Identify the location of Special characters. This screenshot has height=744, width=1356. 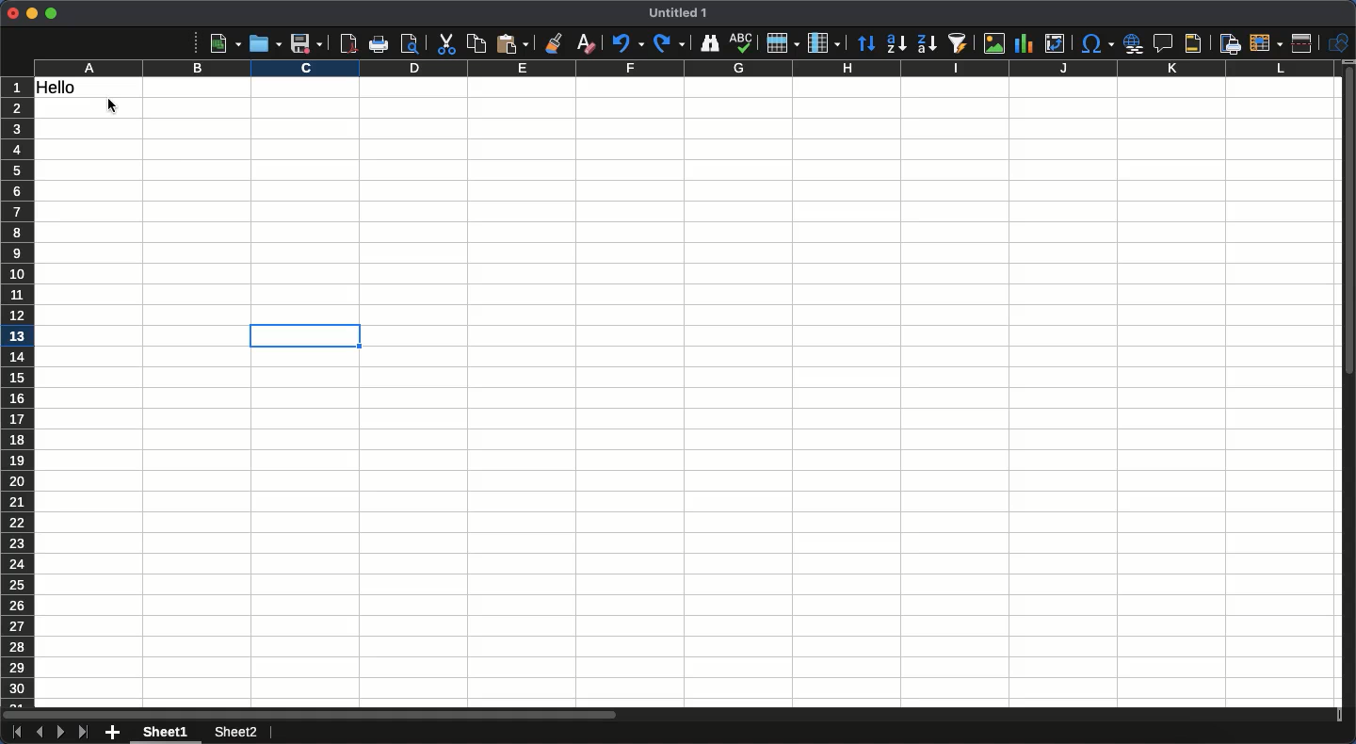
(1096, 43).